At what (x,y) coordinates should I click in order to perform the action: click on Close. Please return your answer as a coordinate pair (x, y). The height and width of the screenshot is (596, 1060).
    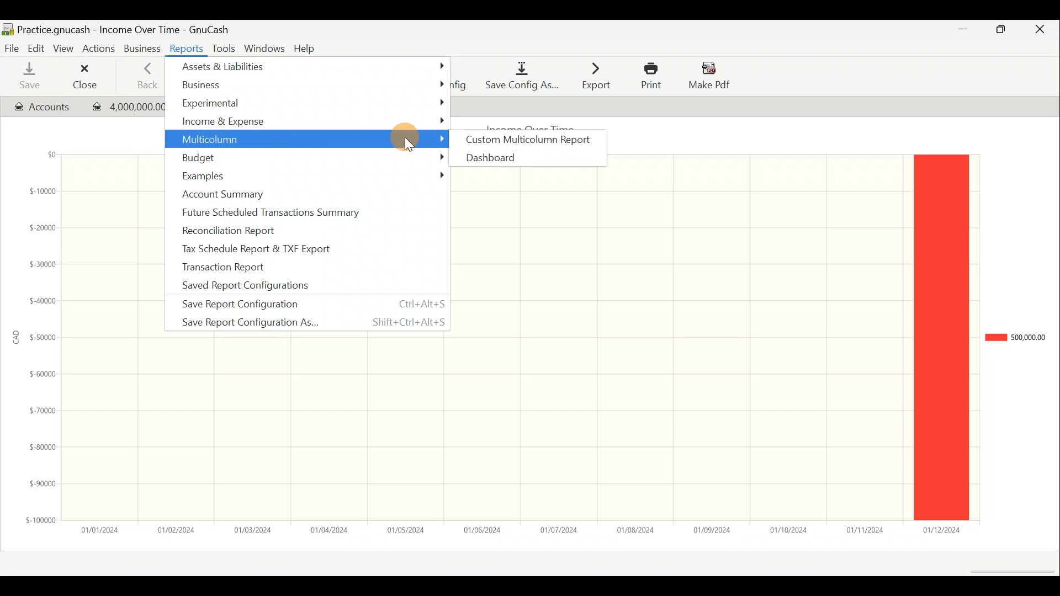
    Looking at the image, I should click on (86, 76).